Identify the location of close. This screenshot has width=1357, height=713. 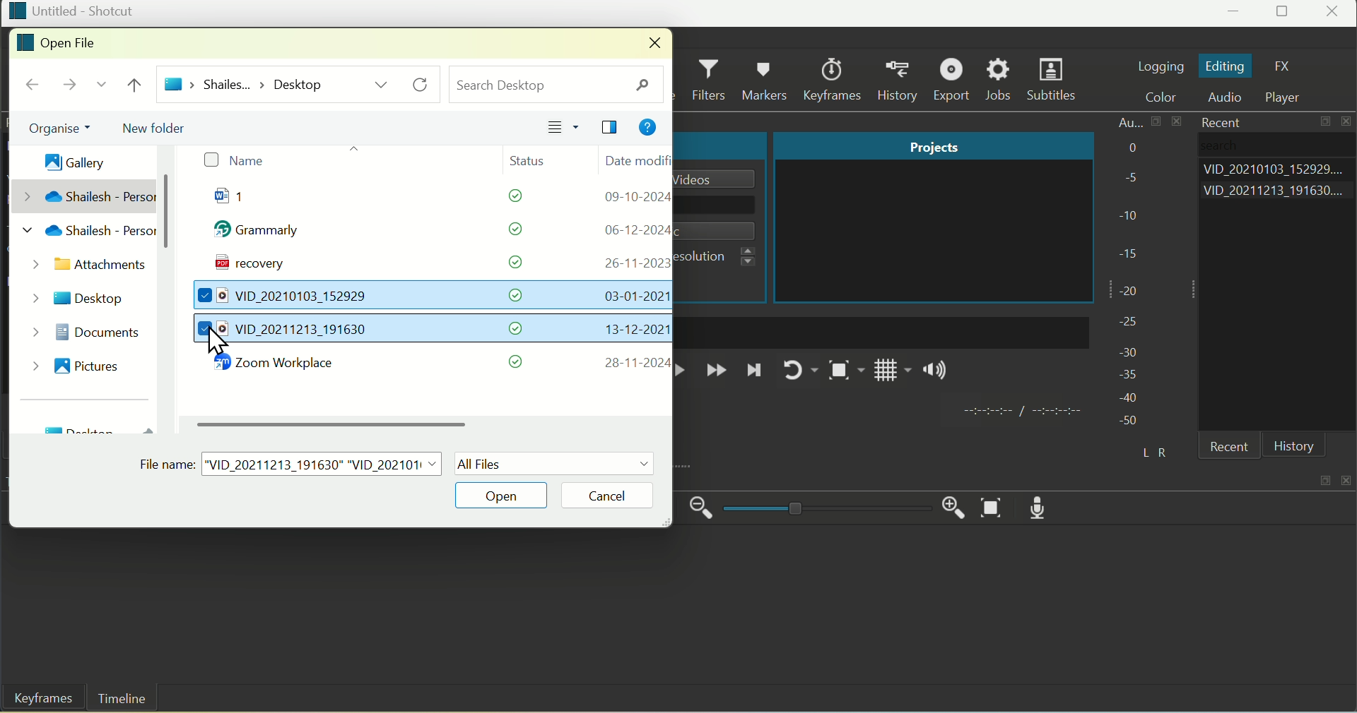
(1349, 477).